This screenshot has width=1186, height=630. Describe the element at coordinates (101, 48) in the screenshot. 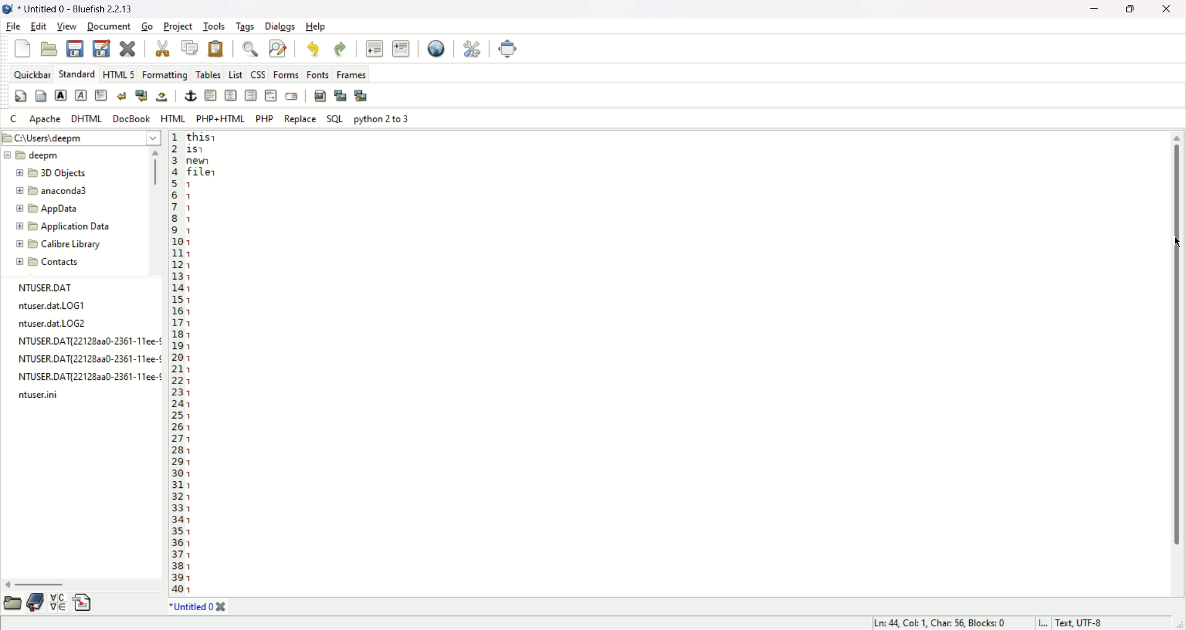

I see `save as` at that location.